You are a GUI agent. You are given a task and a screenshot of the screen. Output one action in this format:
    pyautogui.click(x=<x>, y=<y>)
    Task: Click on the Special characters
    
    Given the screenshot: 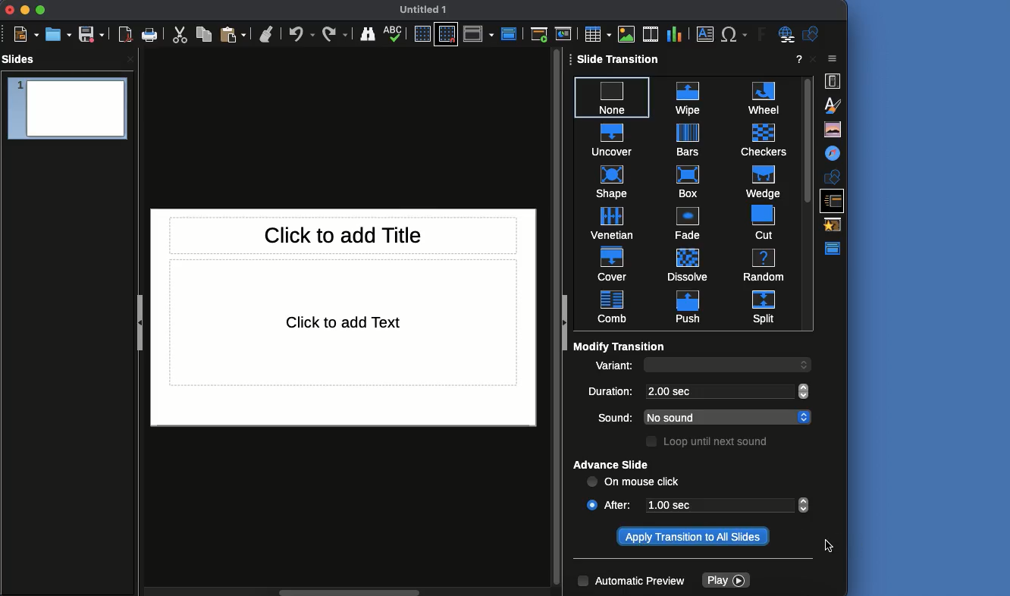 What is the action you would take?
    pyautogui.click(x=734, y=33)
    